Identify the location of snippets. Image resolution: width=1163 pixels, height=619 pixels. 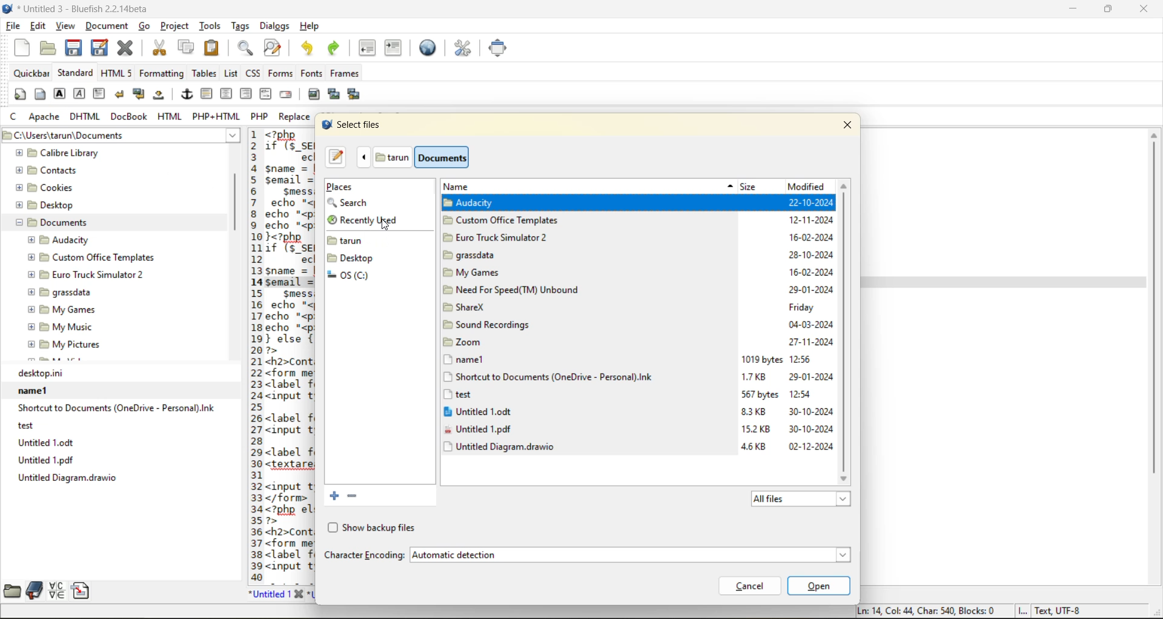
(84, 591).